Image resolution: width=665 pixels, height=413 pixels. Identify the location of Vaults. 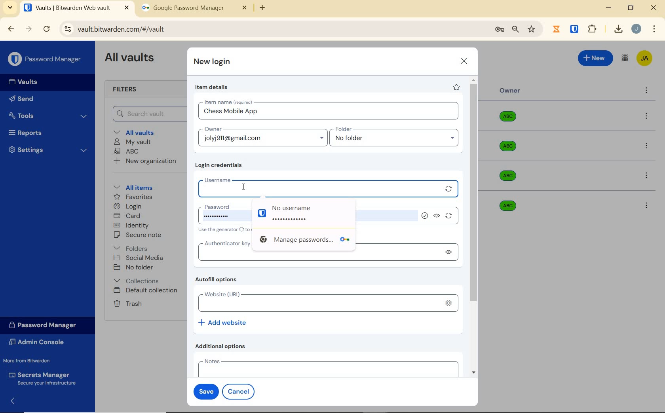
(25, 82).